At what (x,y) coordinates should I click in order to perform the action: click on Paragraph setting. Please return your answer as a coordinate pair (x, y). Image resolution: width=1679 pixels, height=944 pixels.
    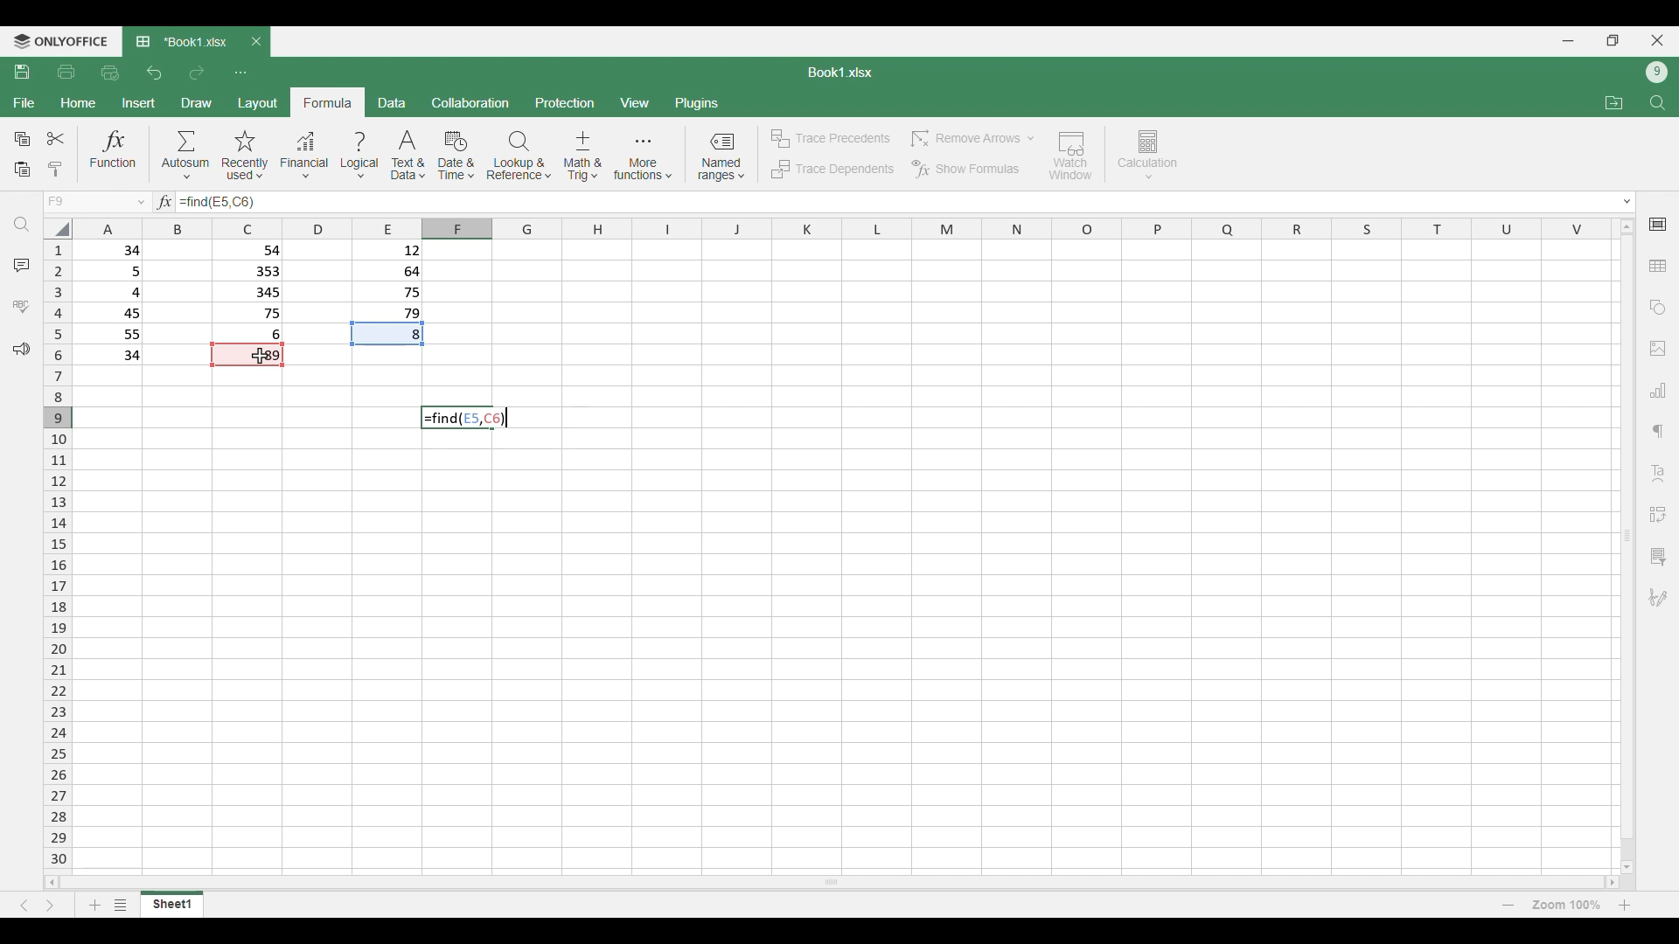
    Looking at the image, I should click on (1659, 432).